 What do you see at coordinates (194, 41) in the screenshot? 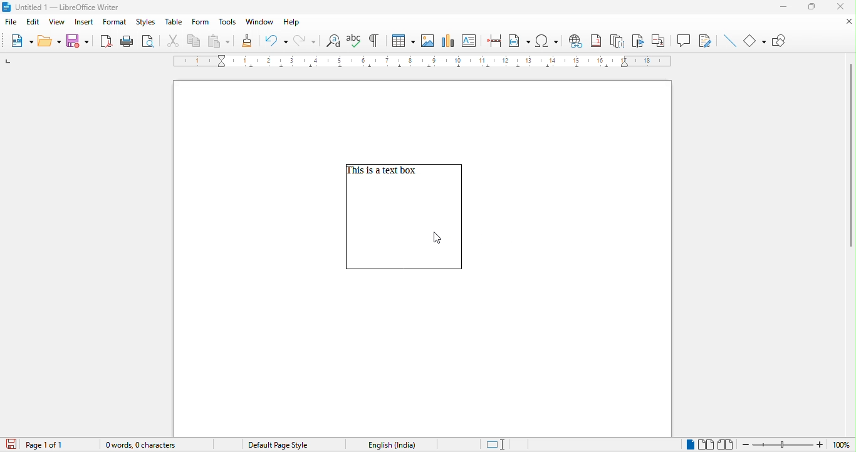
I see `copy` at bounding box center [194, 41].